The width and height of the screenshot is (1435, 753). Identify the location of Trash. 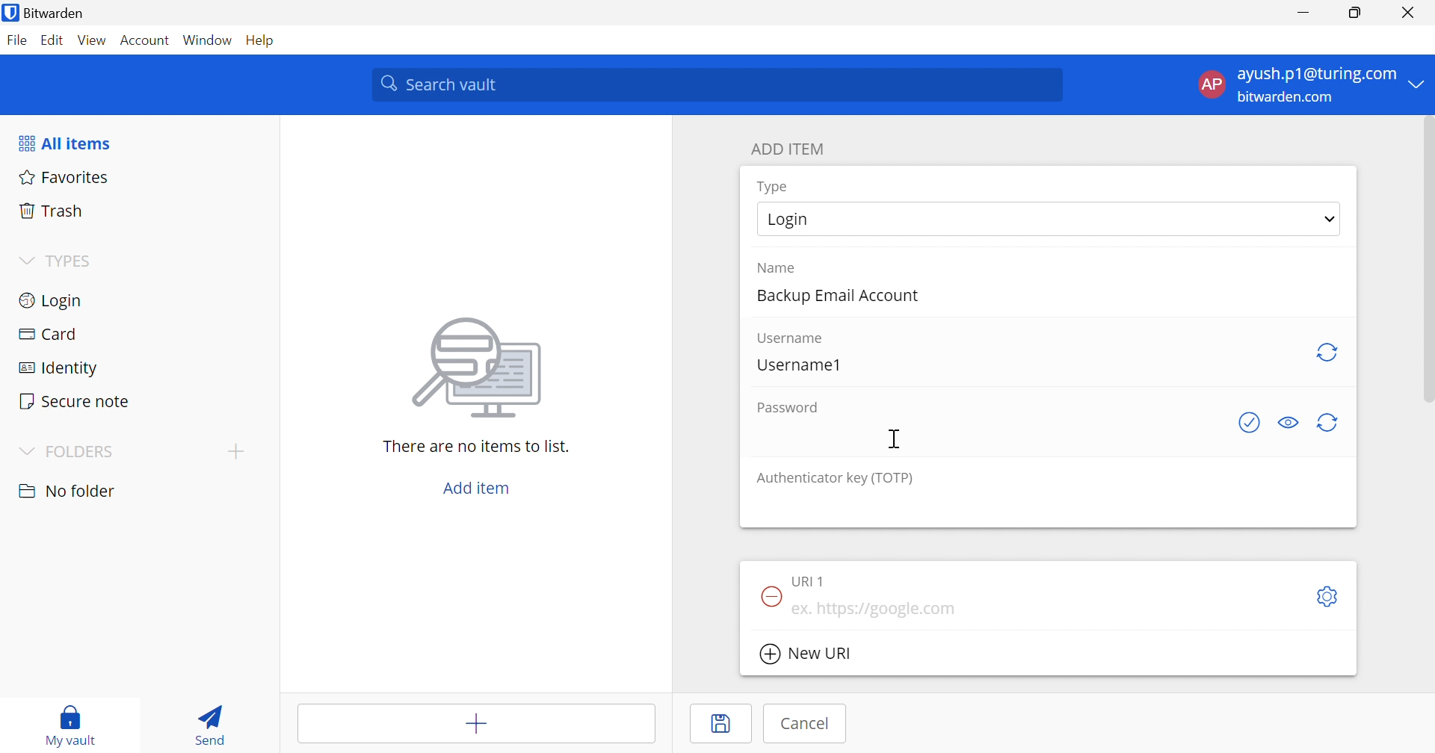
(52, 209).